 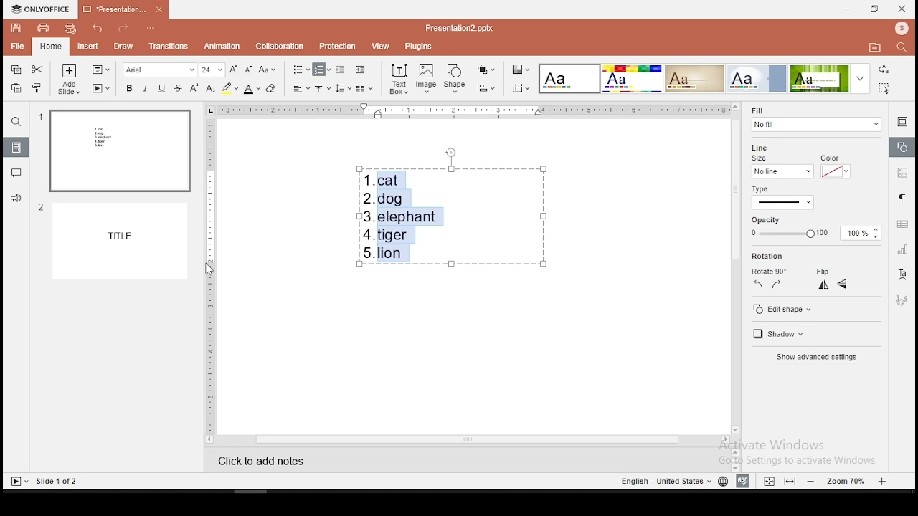 I want to click on transitions, so click(x=169, y=48).